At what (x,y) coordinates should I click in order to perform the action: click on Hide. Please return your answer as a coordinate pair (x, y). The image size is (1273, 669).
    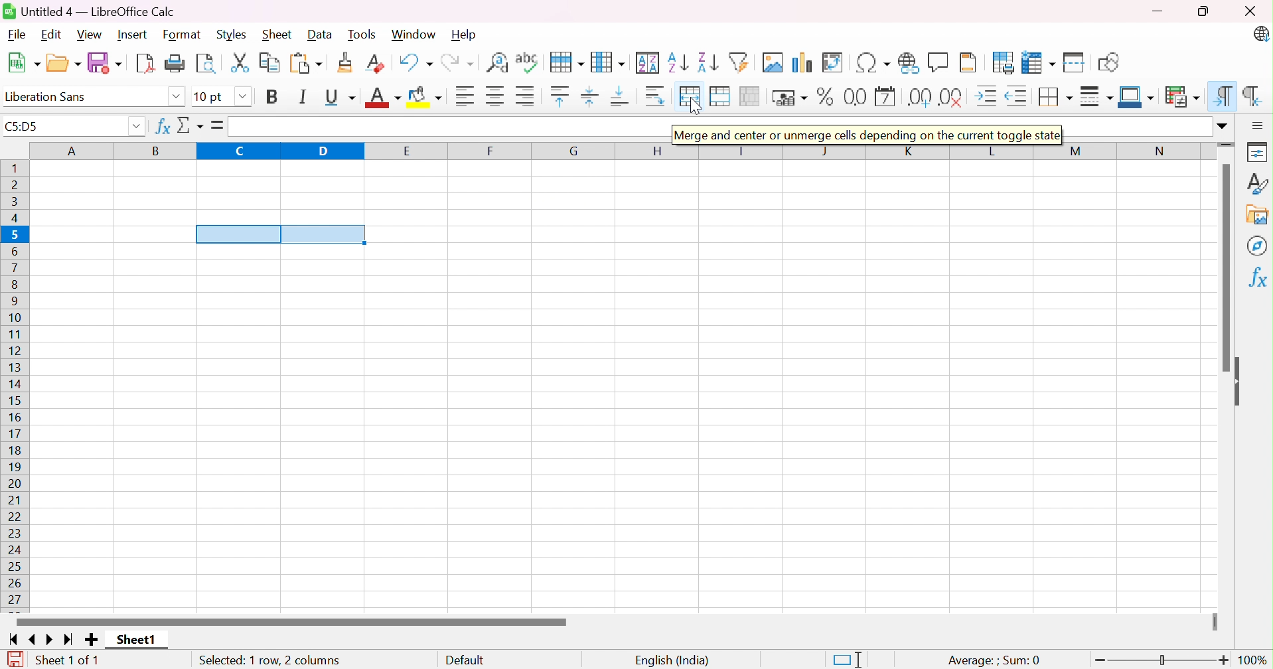
    Looking at the image, I should click on (1241, 382).